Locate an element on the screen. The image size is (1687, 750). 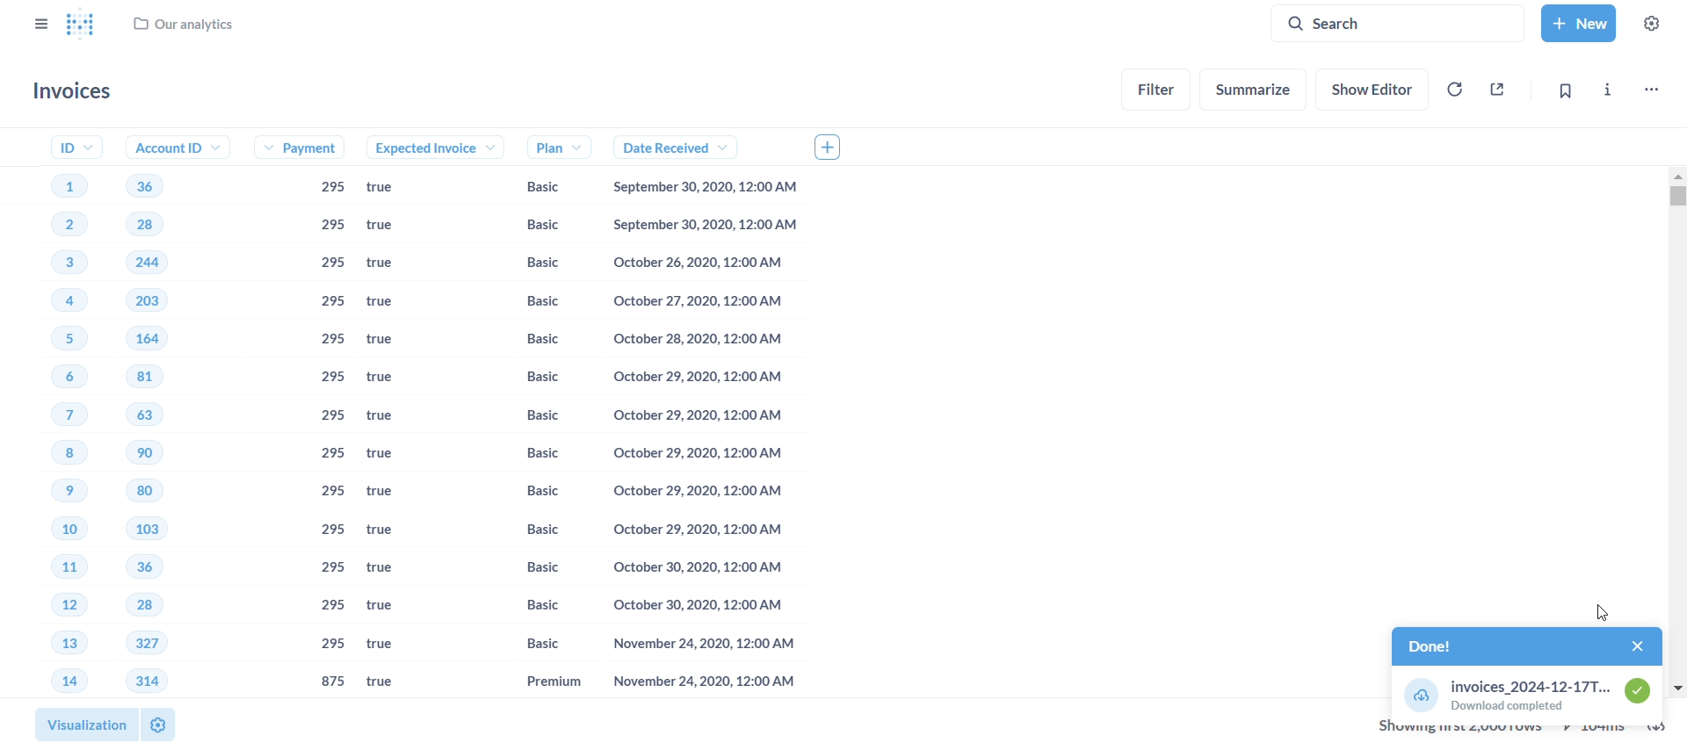
7 is located at coordinates (51, 415).